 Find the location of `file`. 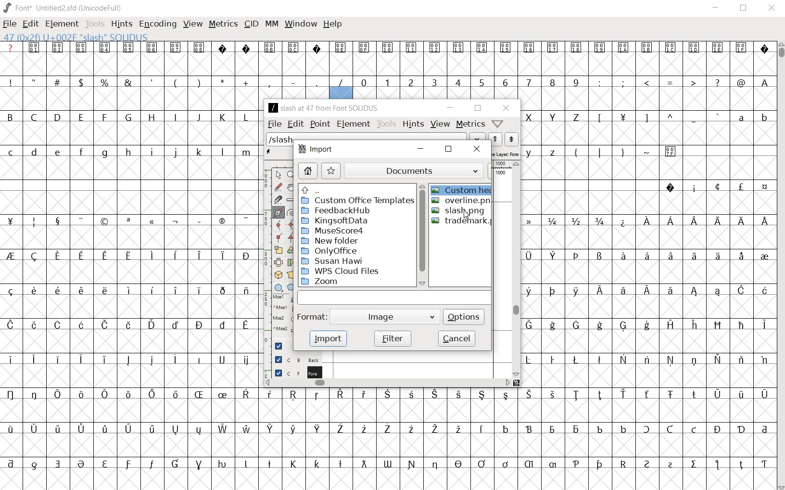

file is located at coordinates (274, 124).